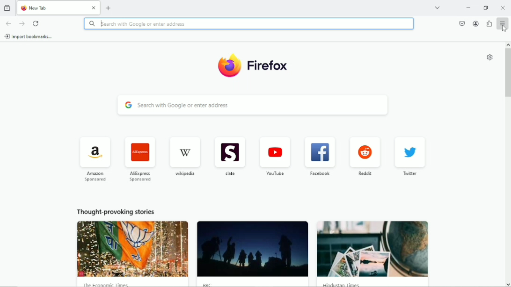 The image size is (511, 287). I want to click on close, so click(95, 7).